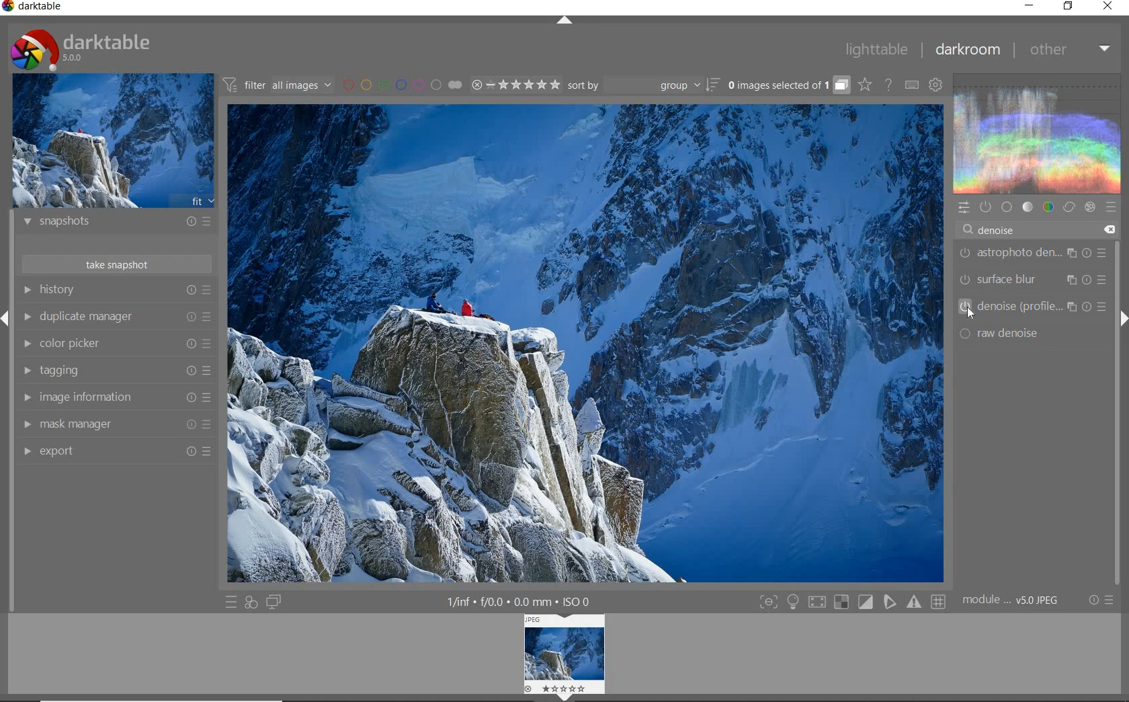 The image size is (1129, 702). I want to click on quick access panel, so click(962, 208).